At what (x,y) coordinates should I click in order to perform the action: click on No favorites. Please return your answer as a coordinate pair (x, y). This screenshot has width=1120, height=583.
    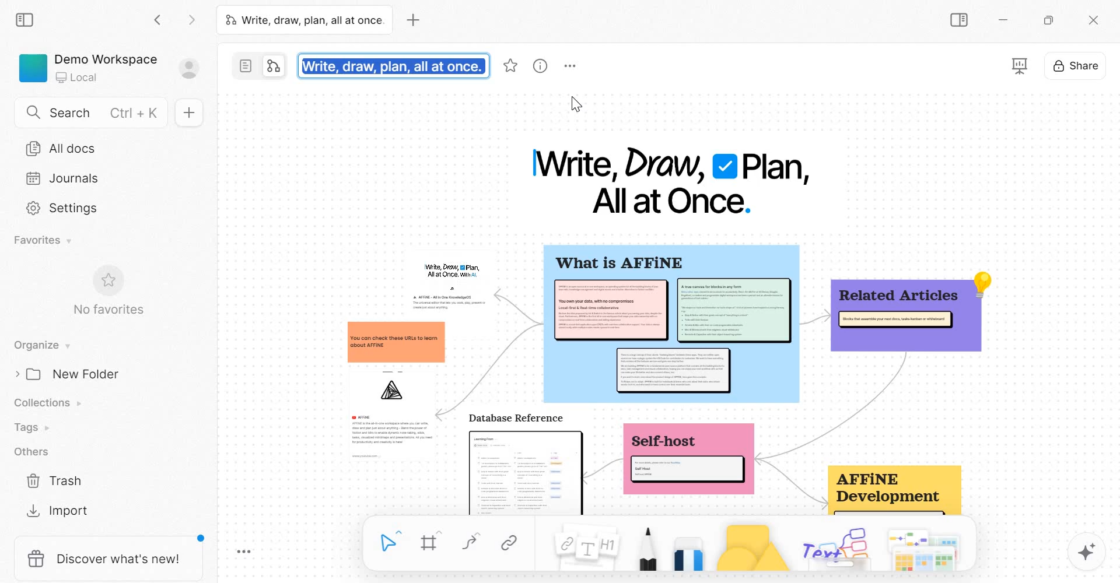
    Looking at the image, I should click on (108, 311).